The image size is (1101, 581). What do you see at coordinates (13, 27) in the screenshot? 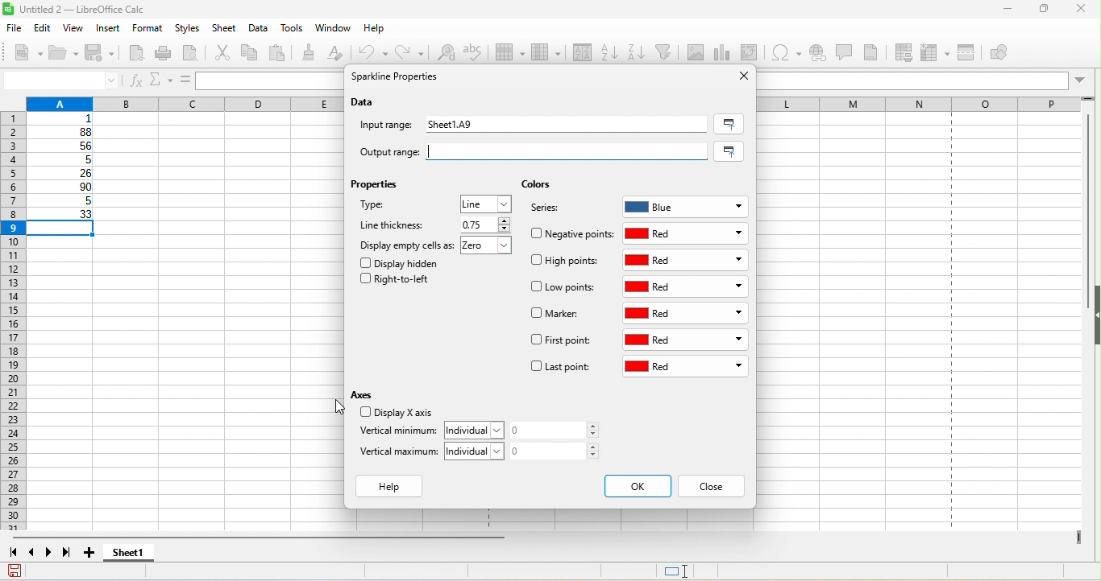
I see `file` at bounding box center [13, 27].